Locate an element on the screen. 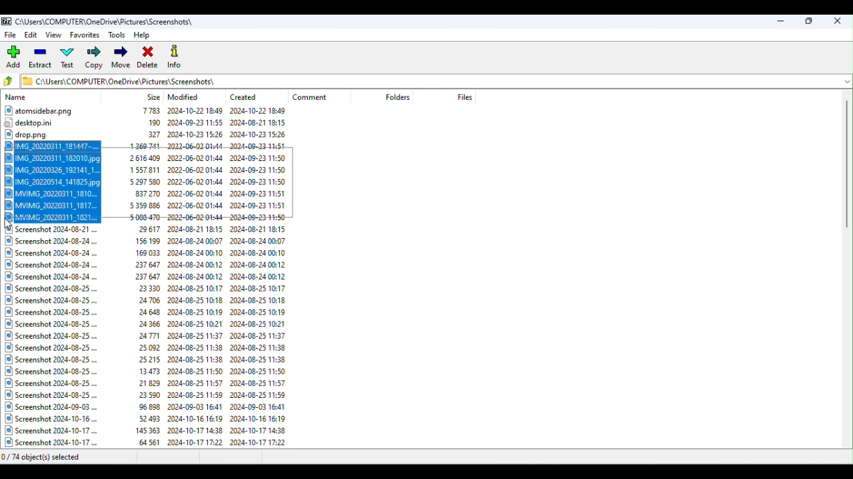 The image size is (853, 479). Name is located at coordinates (18, 98).